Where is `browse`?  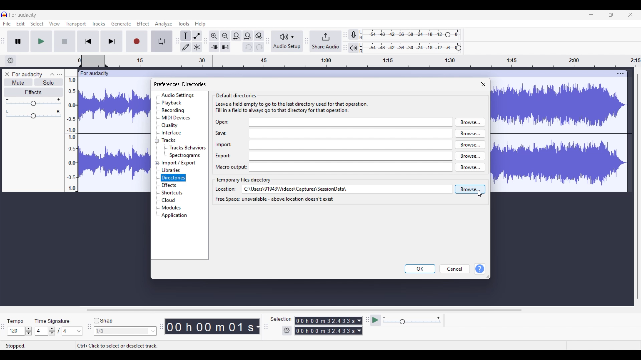 browse is located at coordinates (470, 156).